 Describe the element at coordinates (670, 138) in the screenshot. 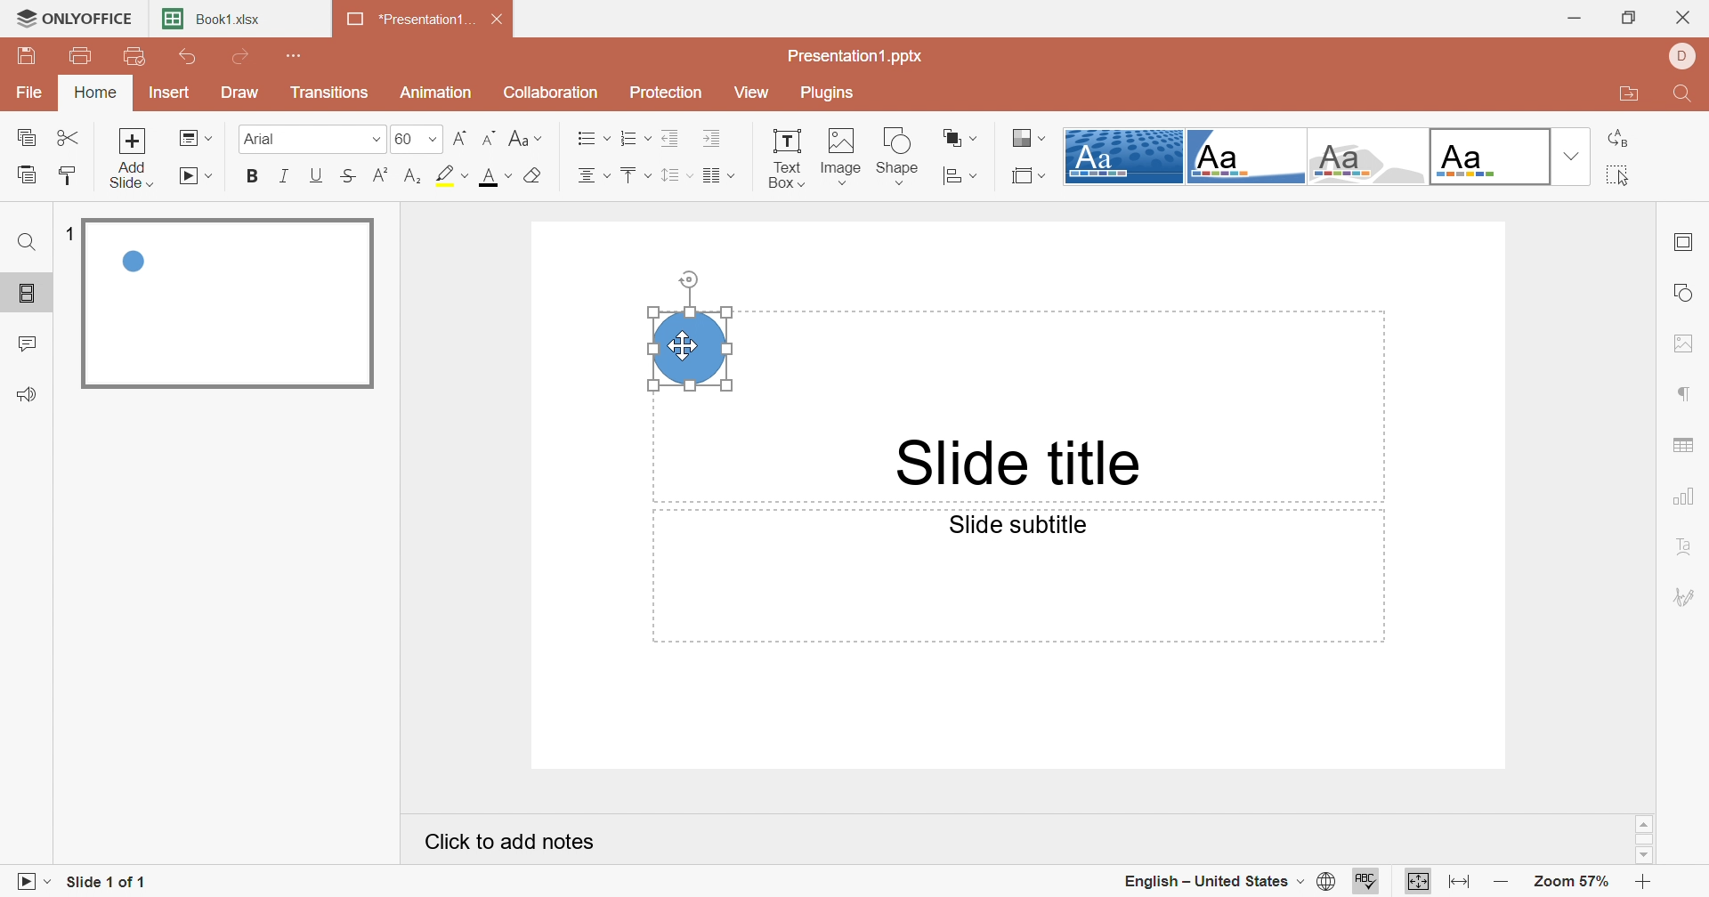

I see `Decrease indent` at that location.